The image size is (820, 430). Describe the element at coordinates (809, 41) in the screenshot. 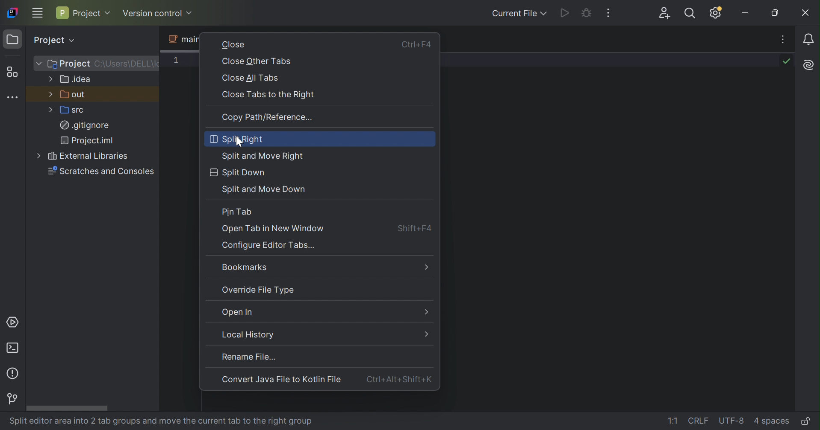

I see `Notifications` at that location.